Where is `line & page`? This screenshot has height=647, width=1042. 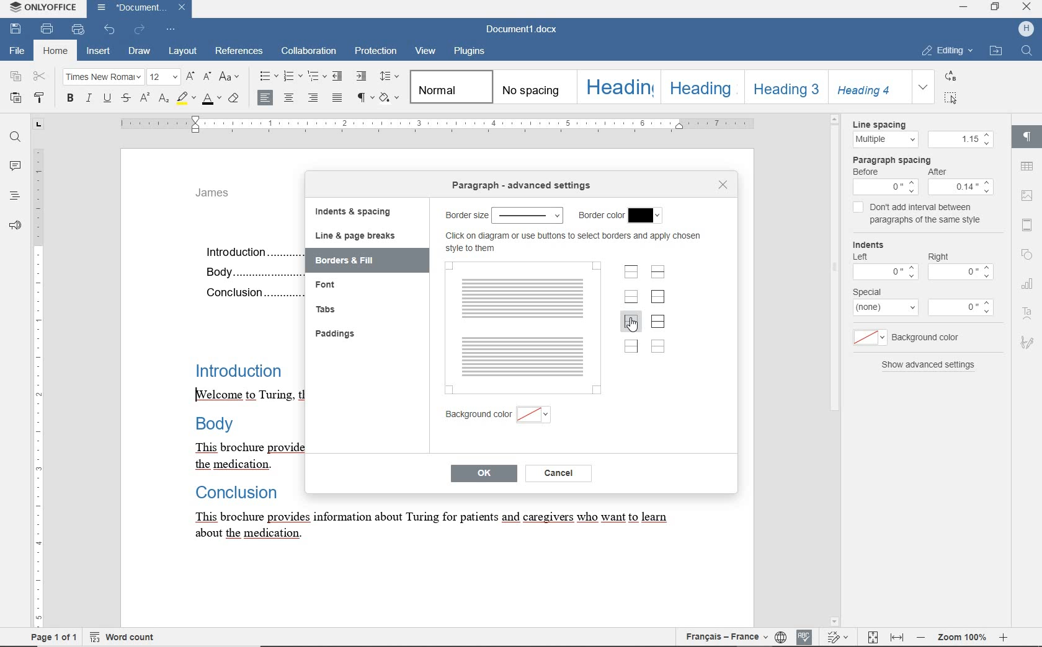 line & page is located at coordinates (355, 235).